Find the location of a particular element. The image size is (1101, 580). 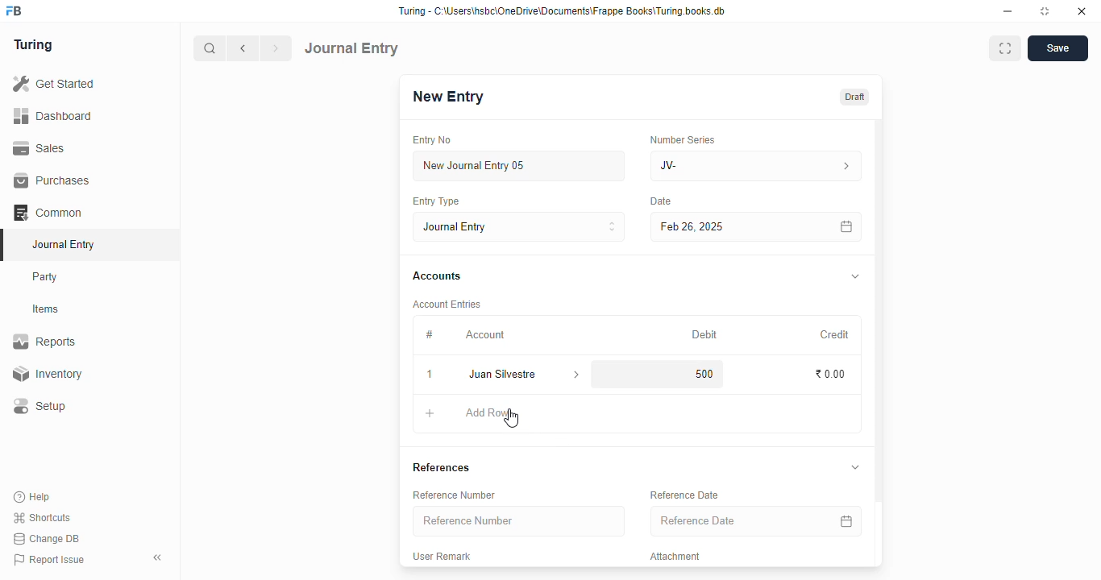

toggle between form and full width is located at coordinates (1004, 48).